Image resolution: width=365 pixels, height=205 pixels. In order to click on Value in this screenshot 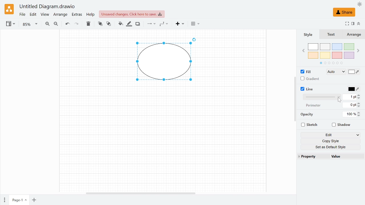, I will do `click(344, 157)`.